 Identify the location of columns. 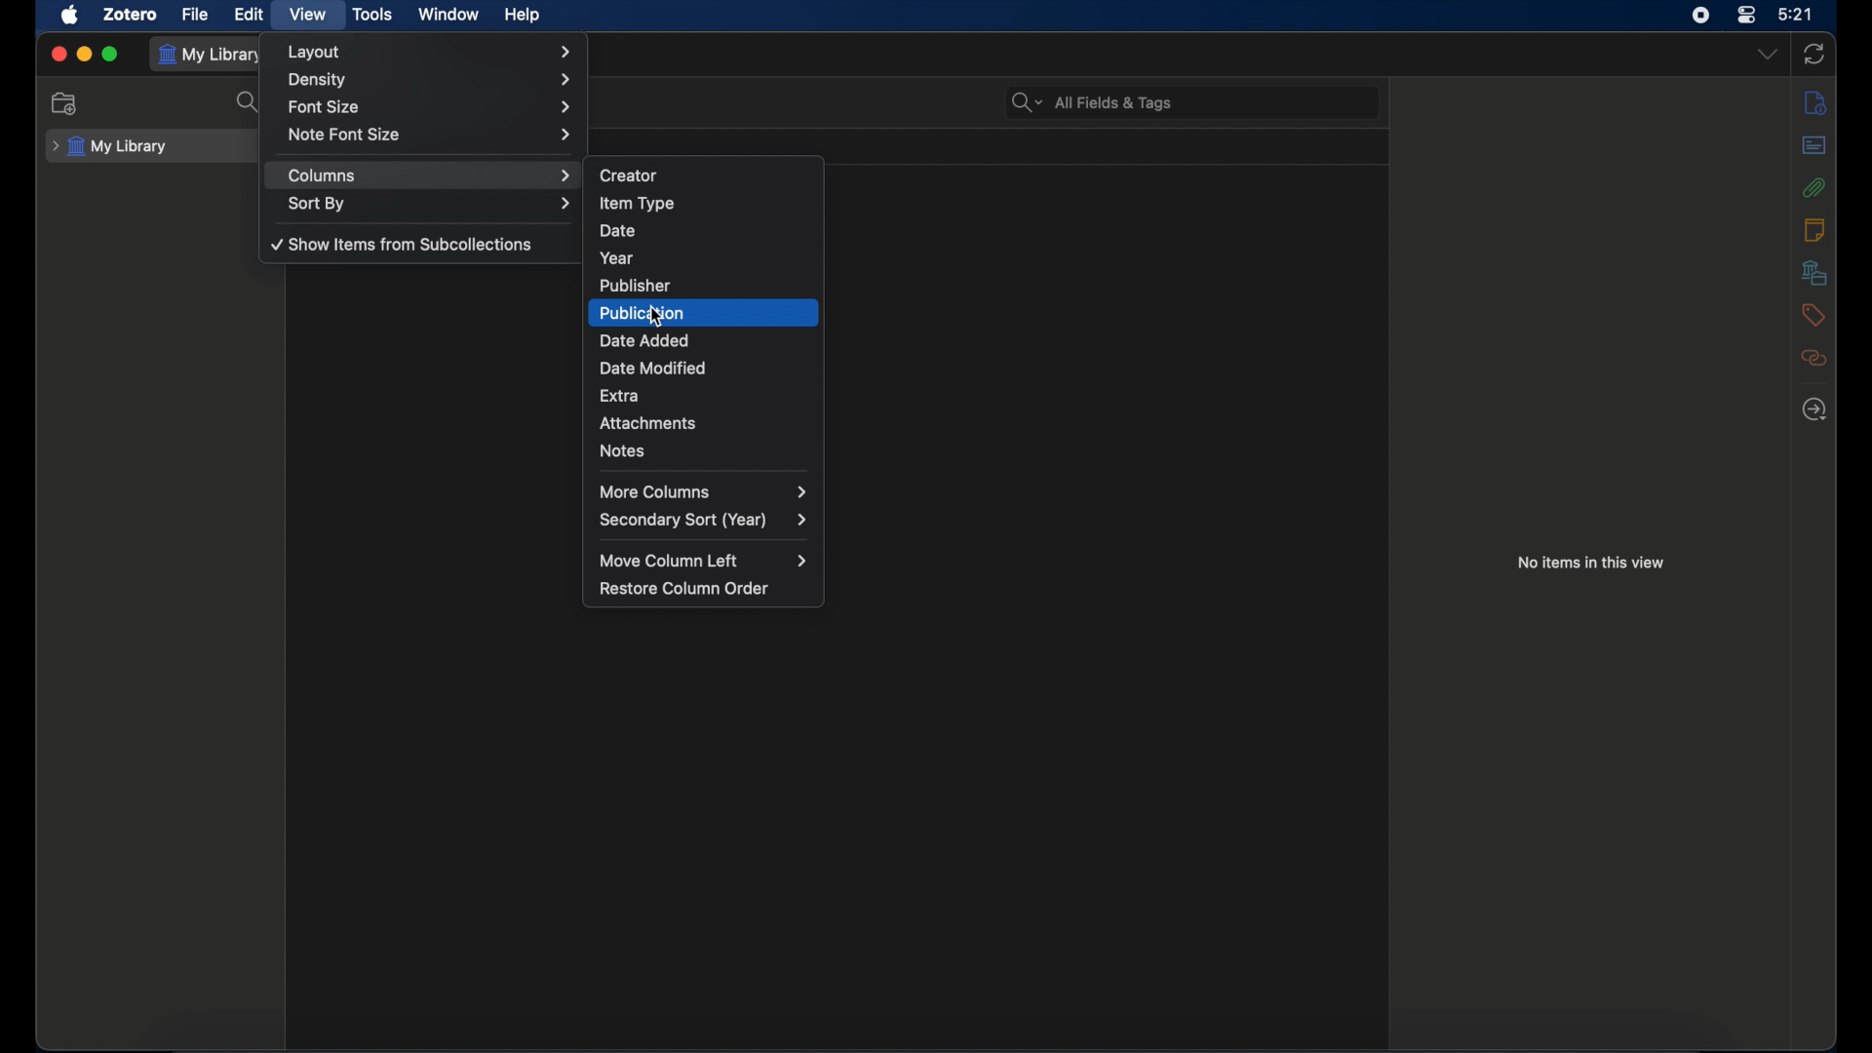
(432, 175).